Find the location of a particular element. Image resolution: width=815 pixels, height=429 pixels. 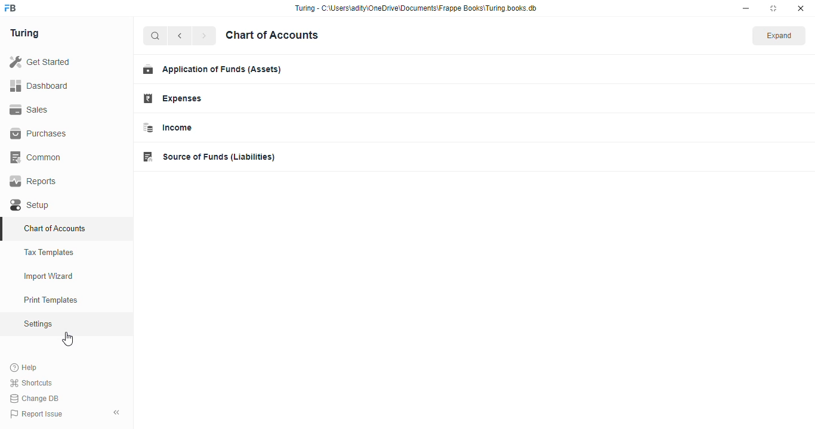

frappe books logo is located at coordinates (15, 9).